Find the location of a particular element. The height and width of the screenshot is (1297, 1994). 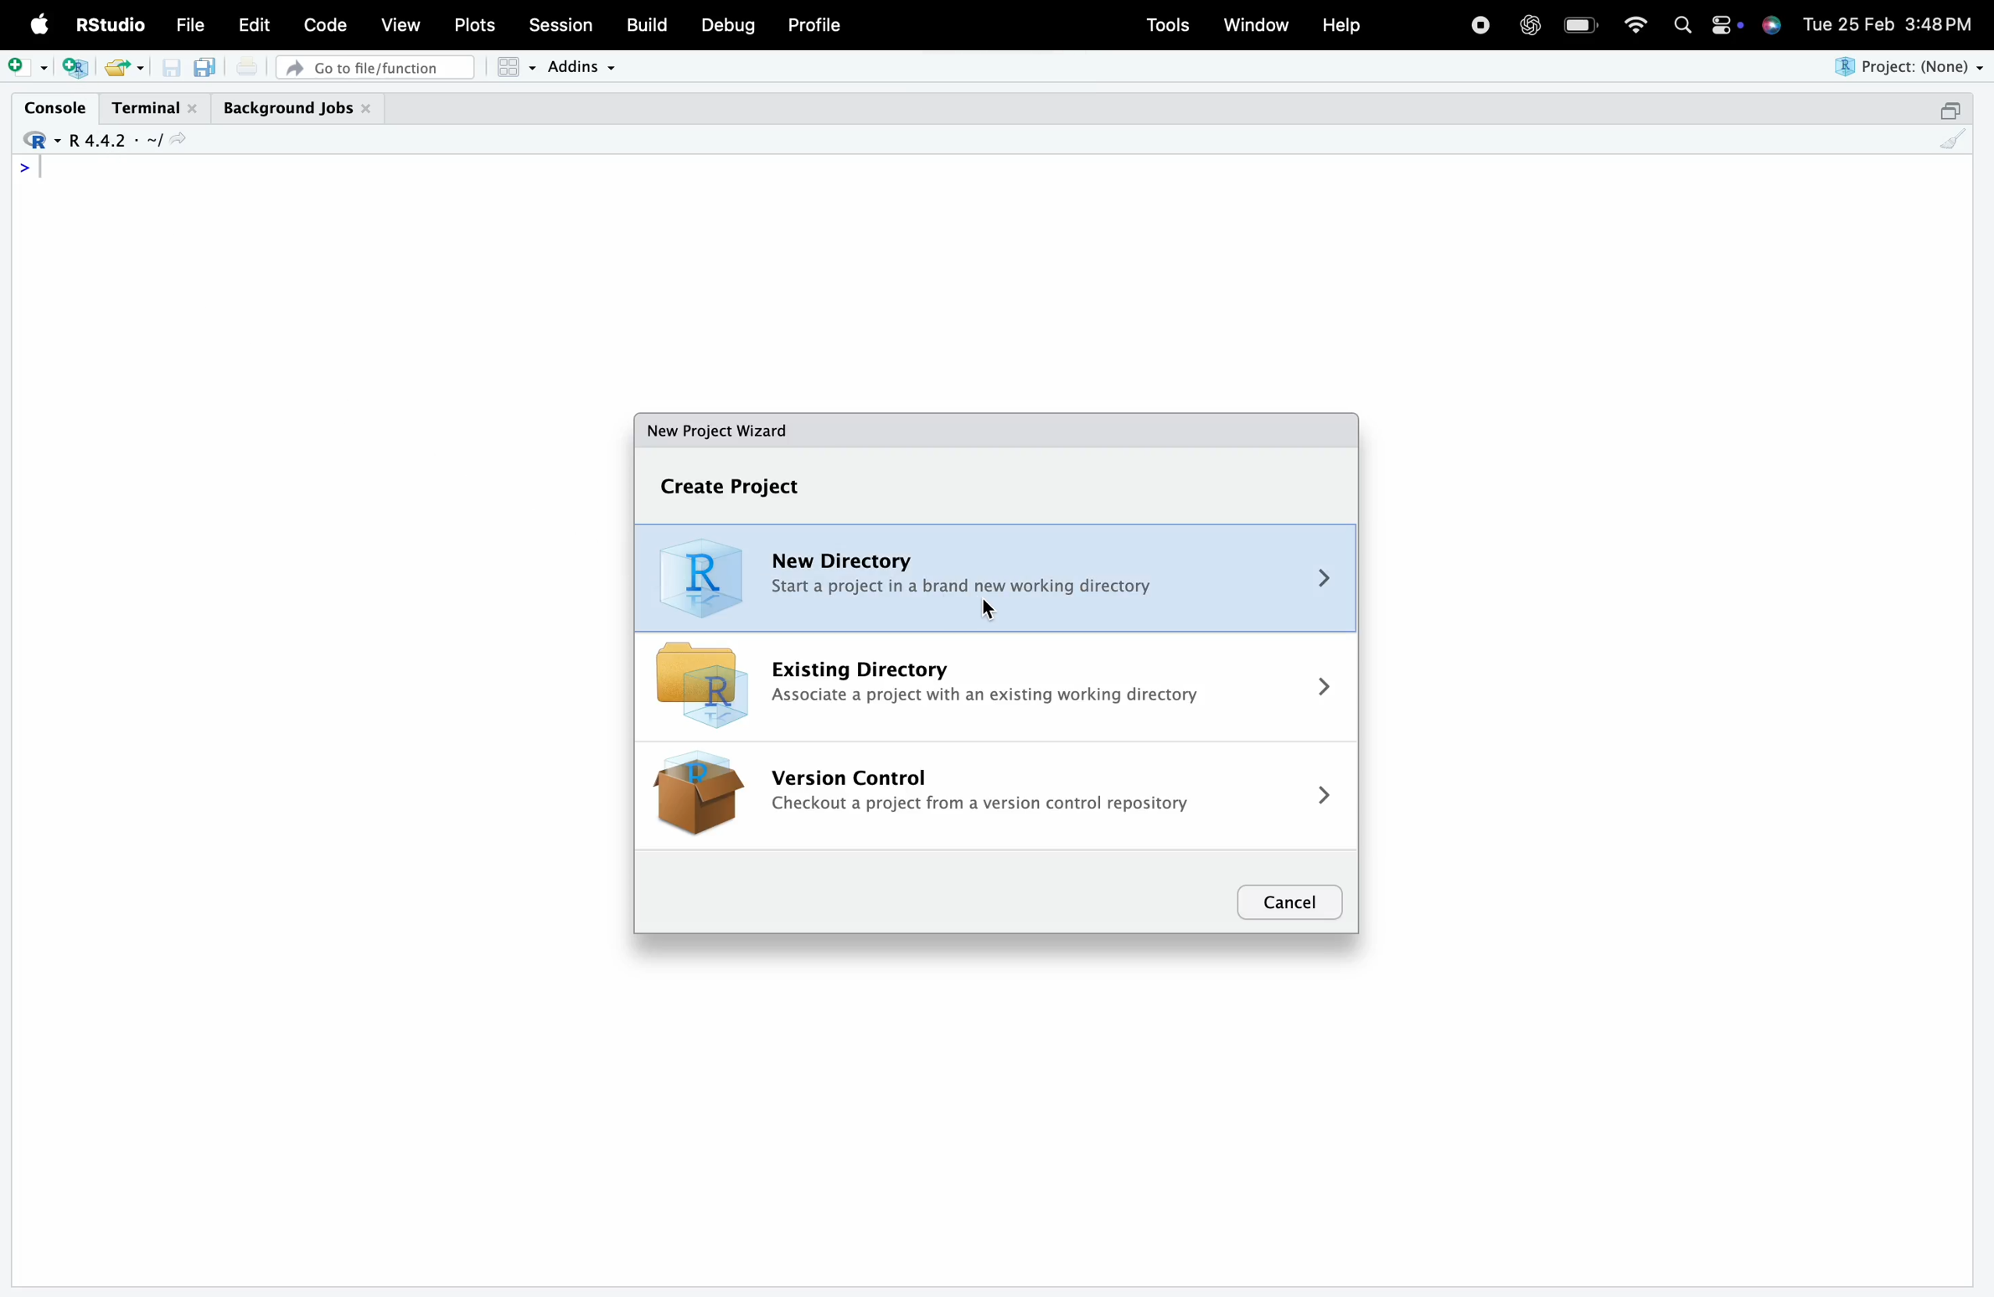

Build is located at coordinates (645, 24).